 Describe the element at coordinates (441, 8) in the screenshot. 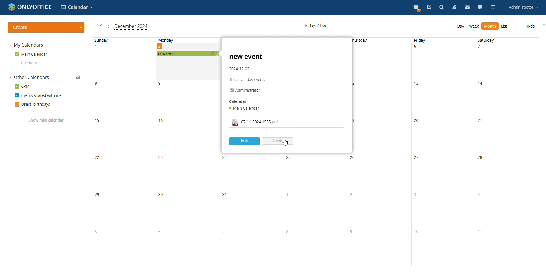

I see `search` at that location.